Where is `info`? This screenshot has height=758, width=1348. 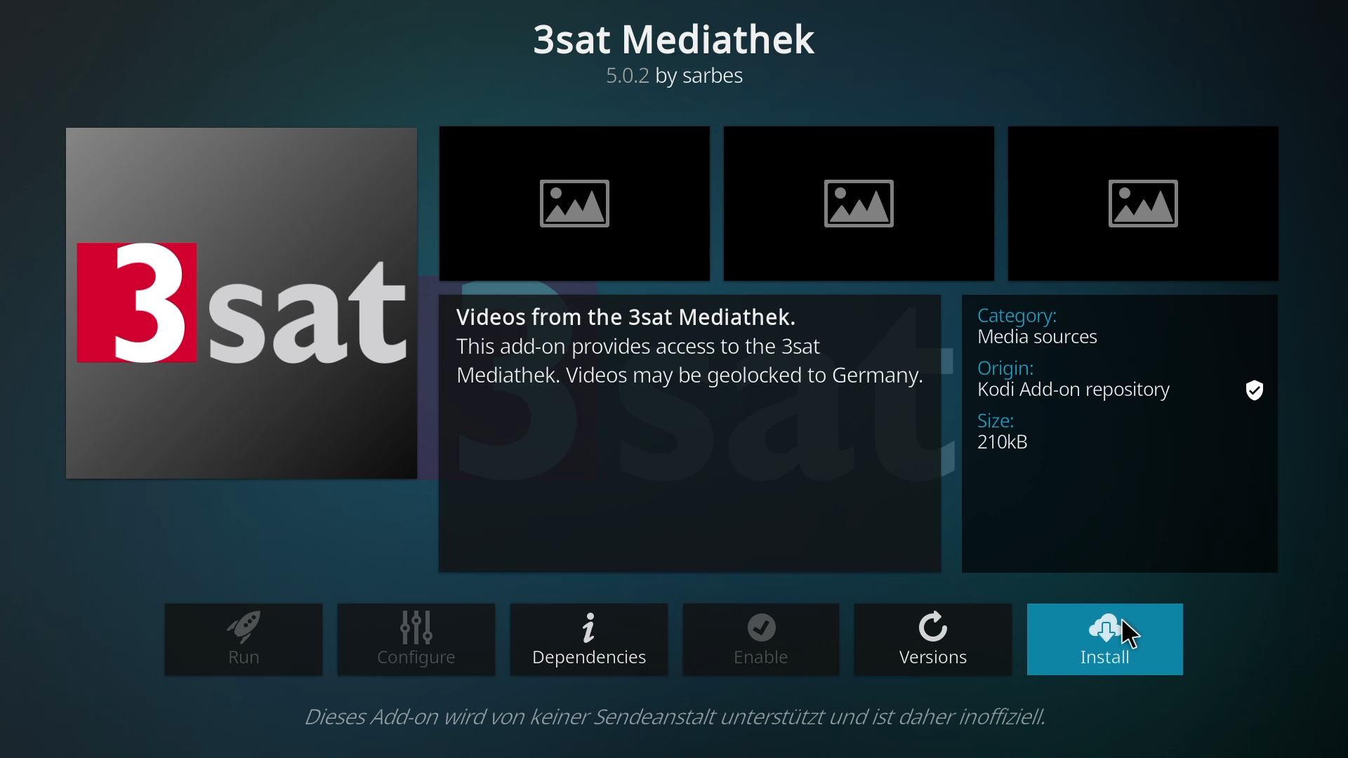
info is located at coordinates (1123, 408).